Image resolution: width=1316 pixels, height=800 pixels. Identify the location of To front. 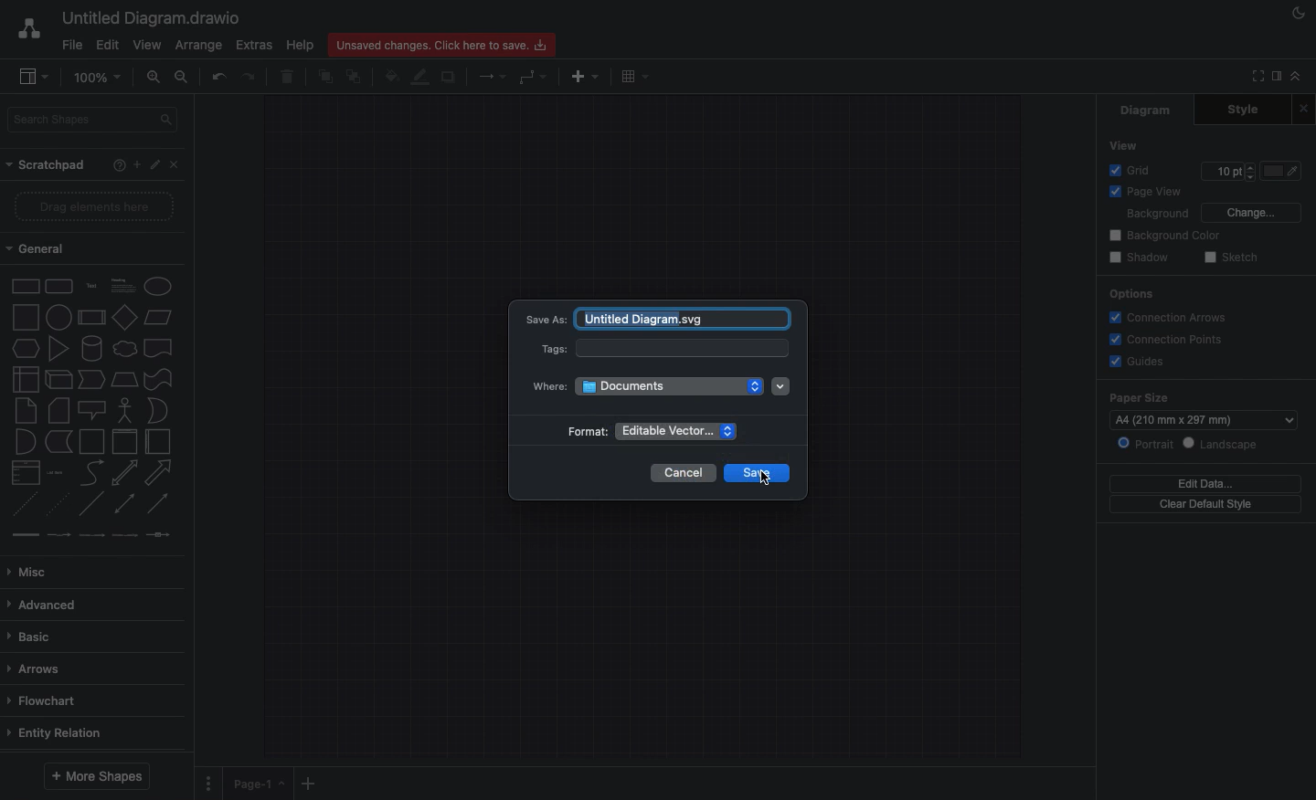
(324, 79).